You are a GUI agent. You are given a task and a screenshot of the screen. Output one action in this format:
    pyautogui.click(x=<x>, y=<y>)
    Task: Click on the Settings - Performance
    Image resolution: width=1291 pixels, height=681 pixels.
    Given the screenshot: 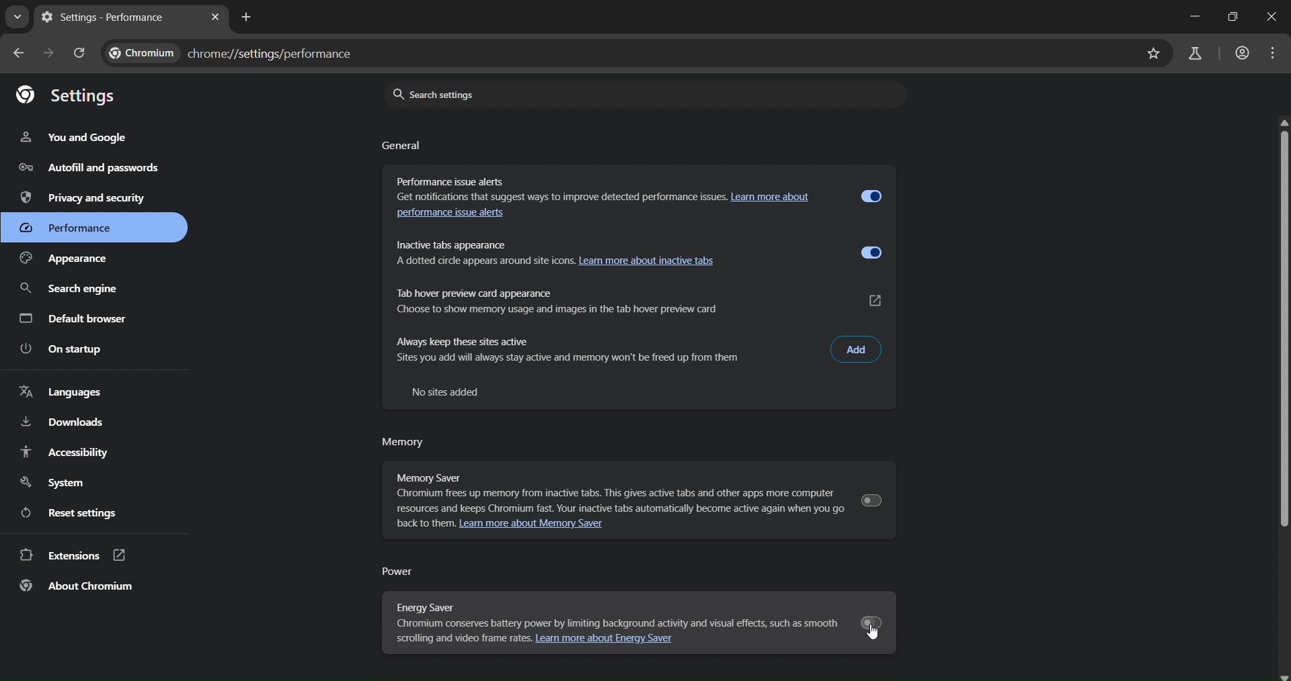 What is the action you would take?
    pyautogui.click(x=116, y=18)
    